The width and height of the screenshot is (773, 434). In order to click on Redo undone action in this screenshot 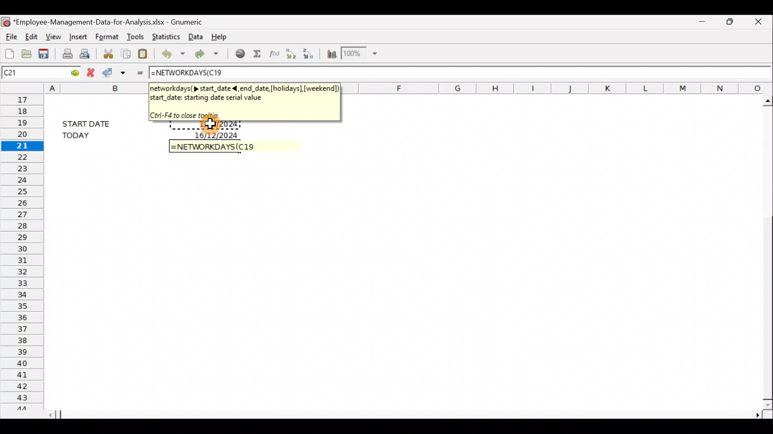, I will do `click(205, 53)`.